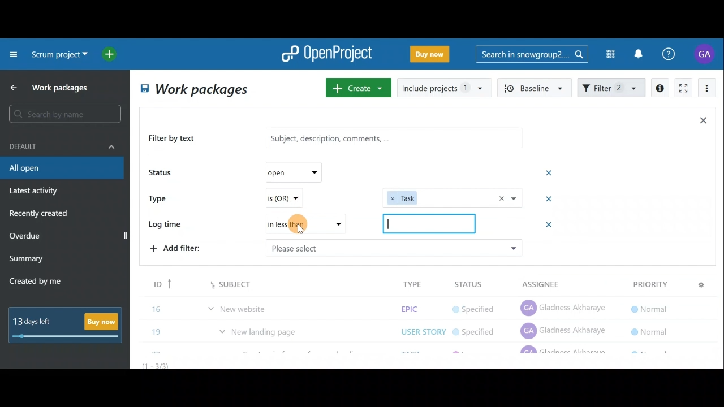  I want to click on Collapse project menu, so click(14, 54).